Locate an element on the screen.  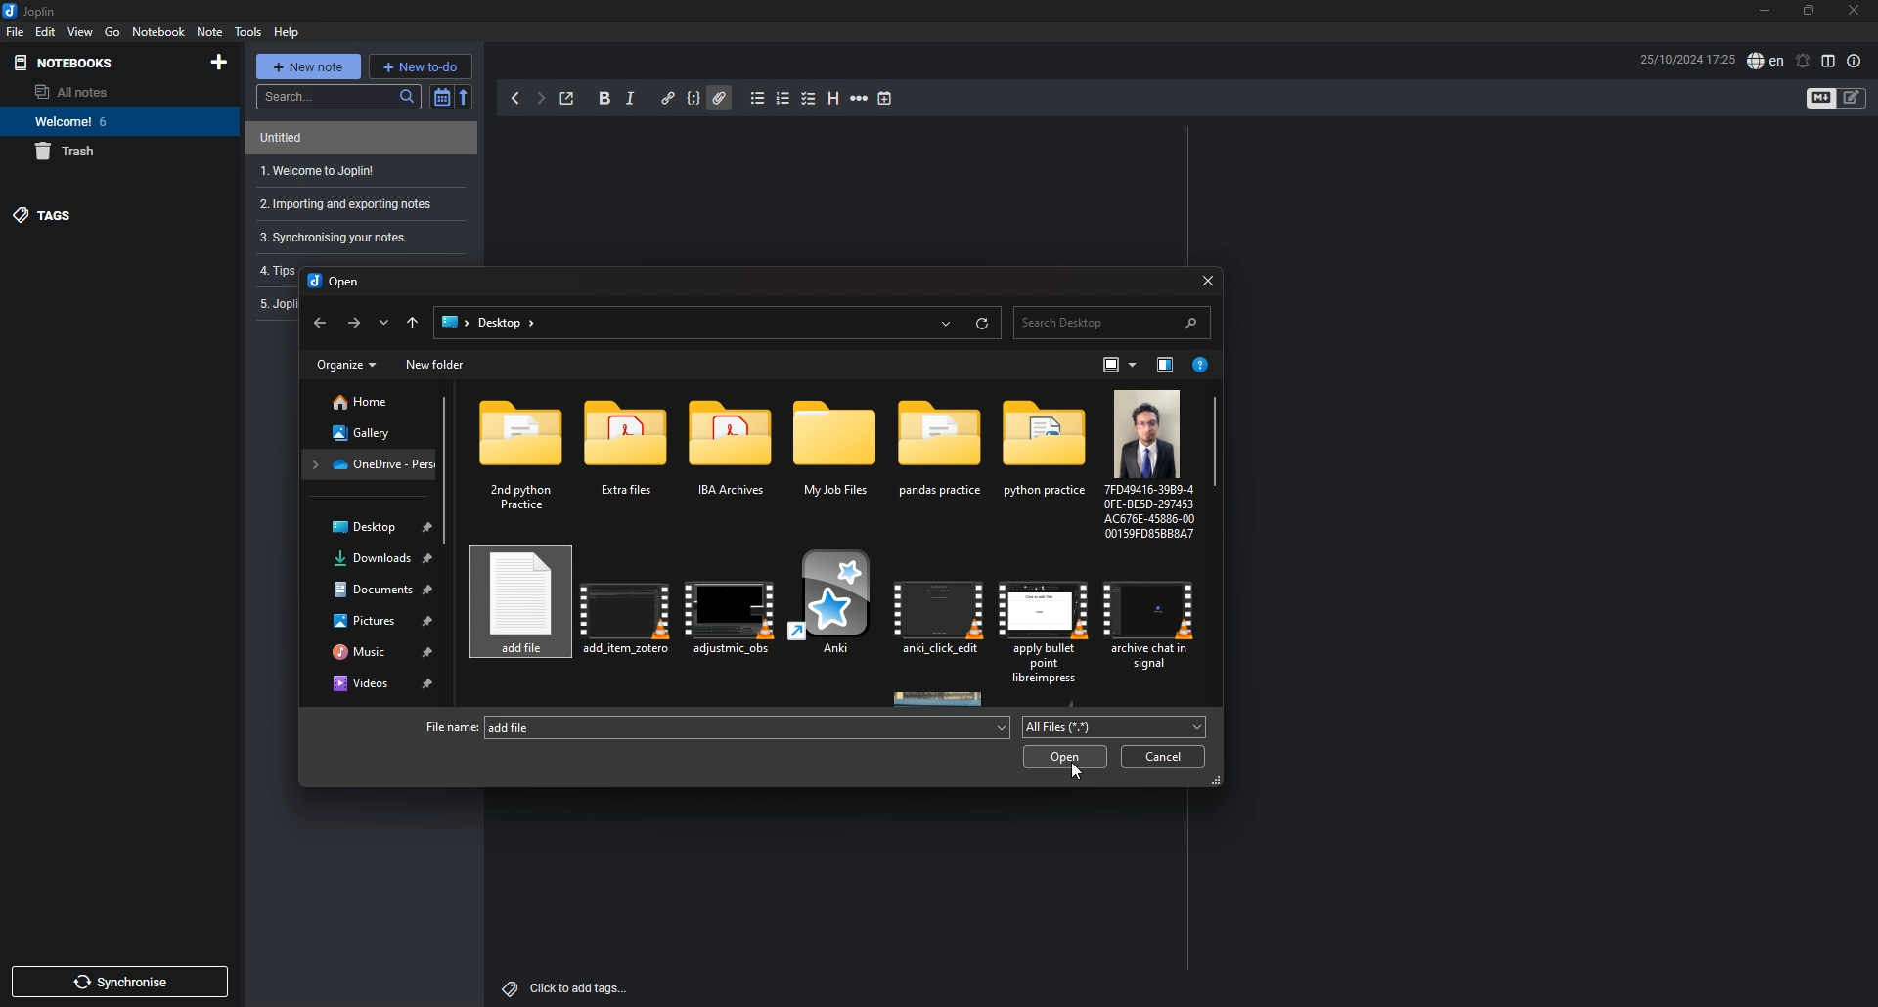
new folder is located at coordinates (436, 365).